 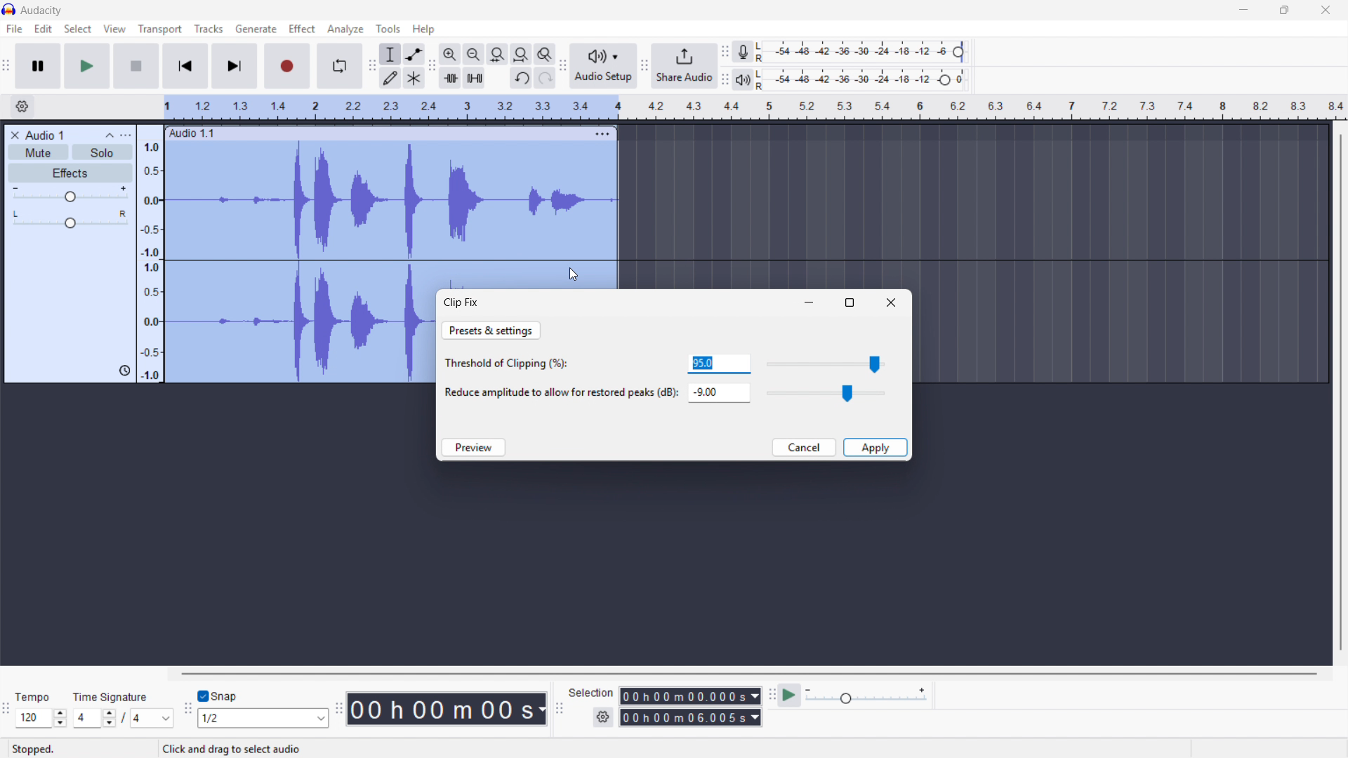 I want to click on Set tempo, so click(x=40, y=710).